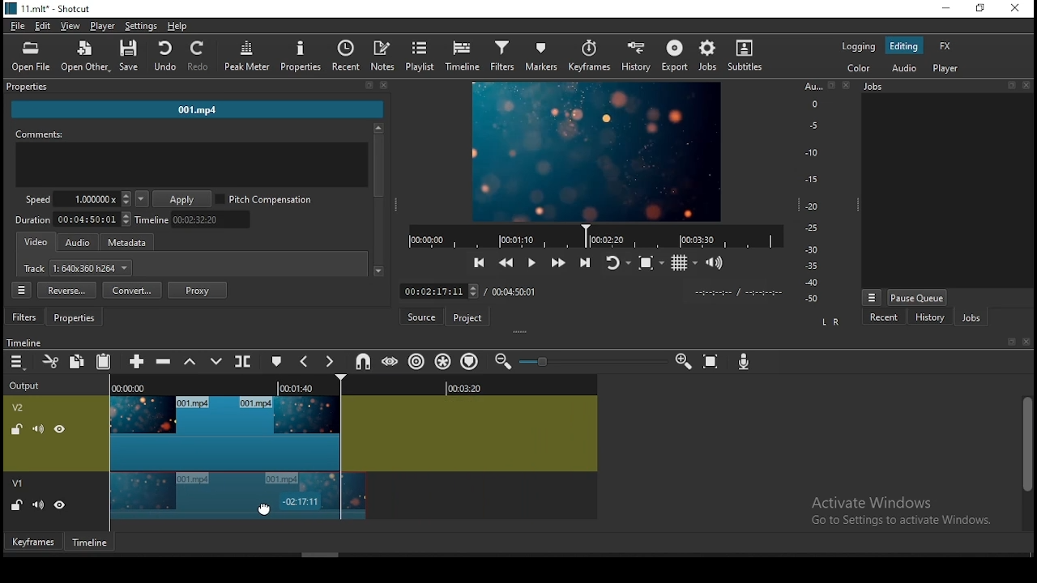 The image size is (1037, 583). I want to click on editing, so click(903, 46).